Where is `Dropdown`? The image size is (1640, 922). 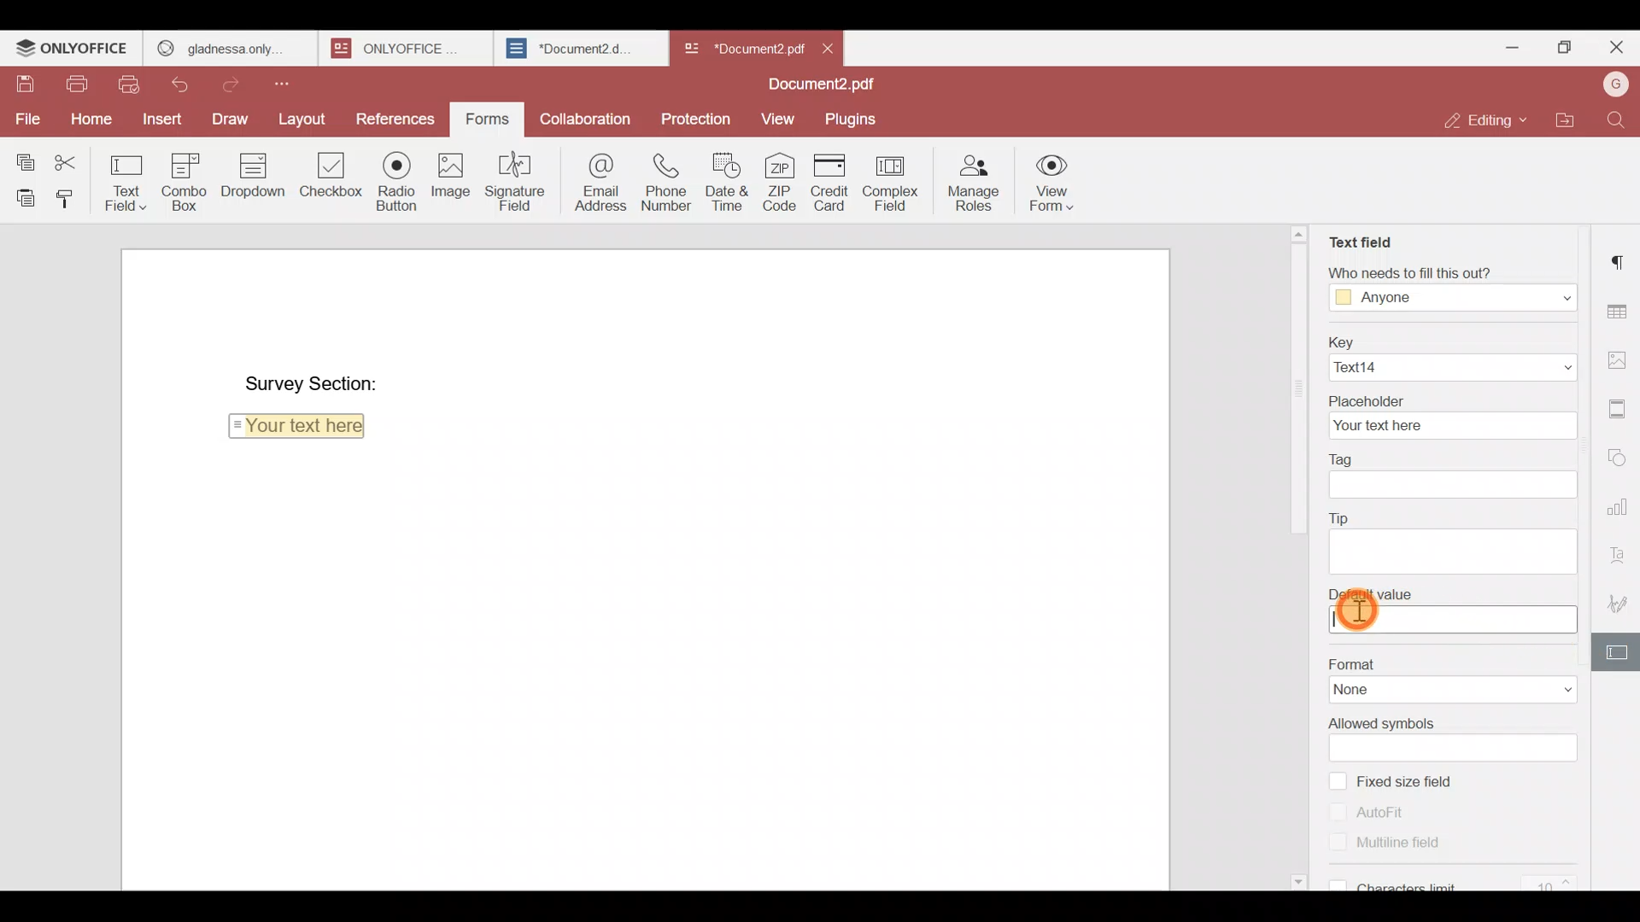
Dropdown is located at coordinates (249, 178).